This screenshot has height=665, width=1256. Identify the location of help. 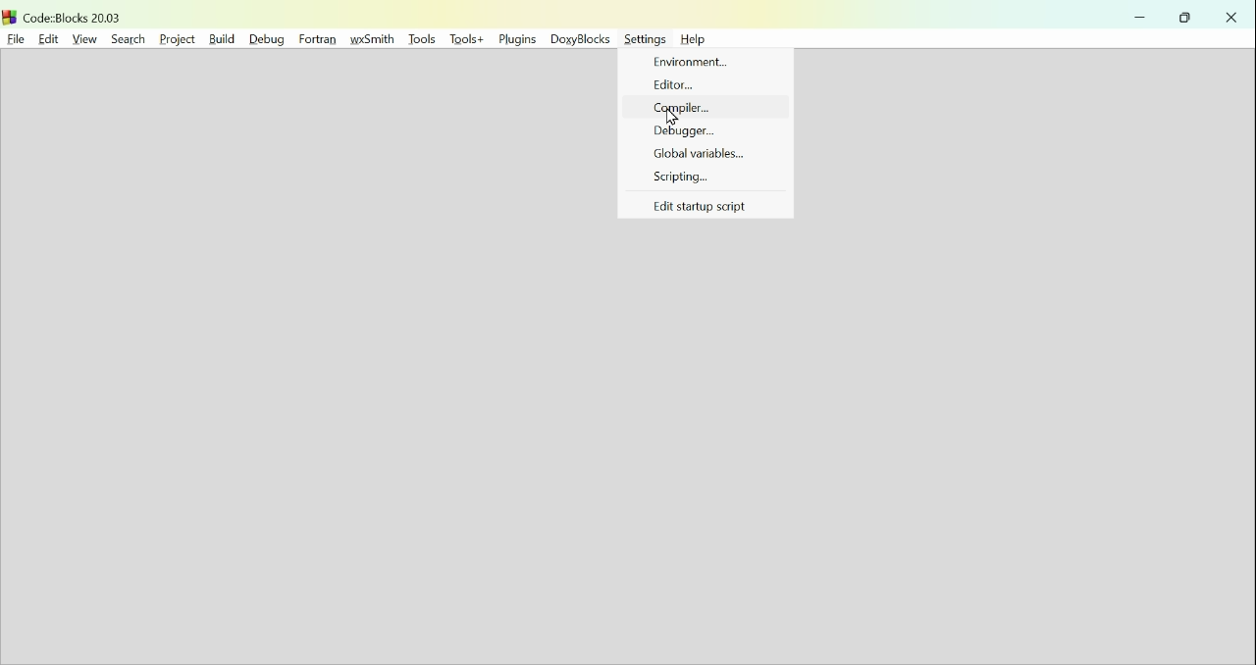
(700, 40).